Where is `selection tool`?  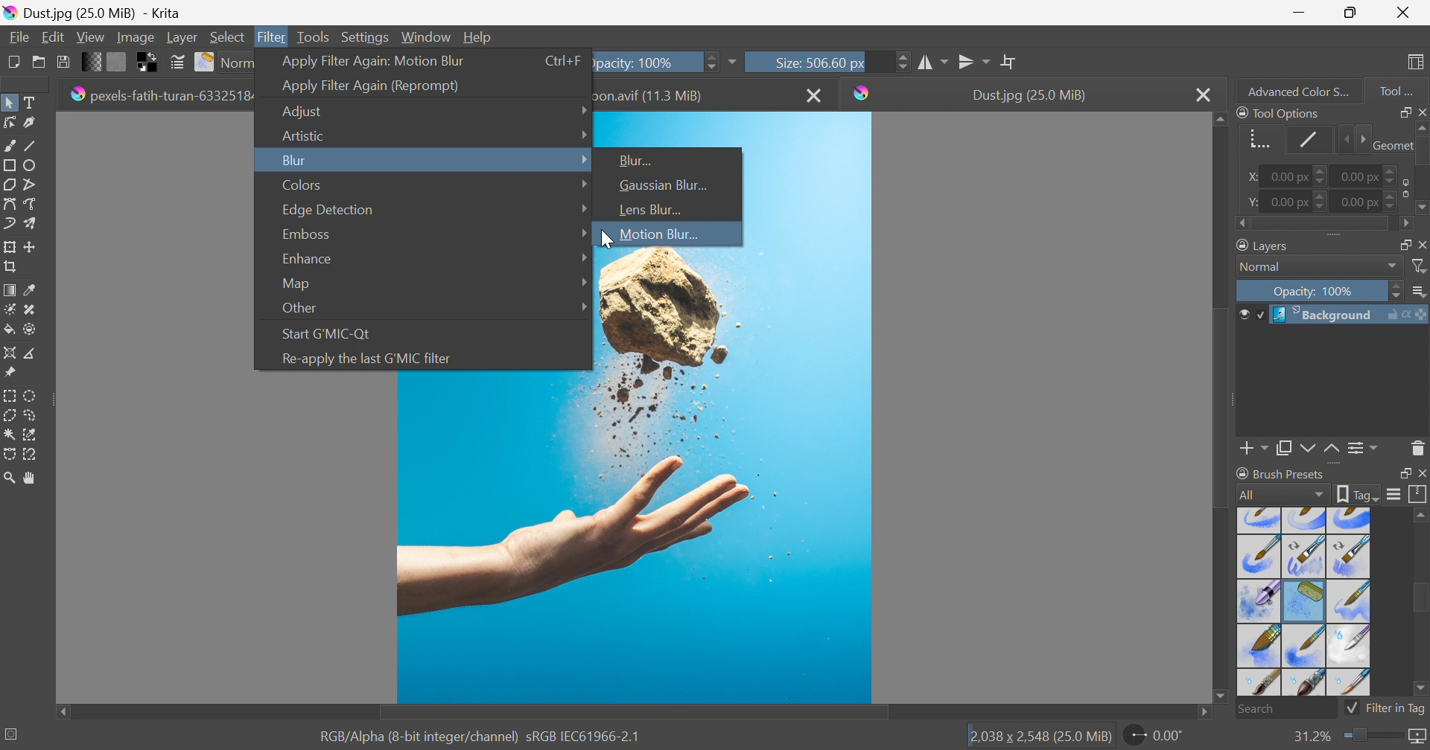
selection tool is located at coordinates (34, 433).